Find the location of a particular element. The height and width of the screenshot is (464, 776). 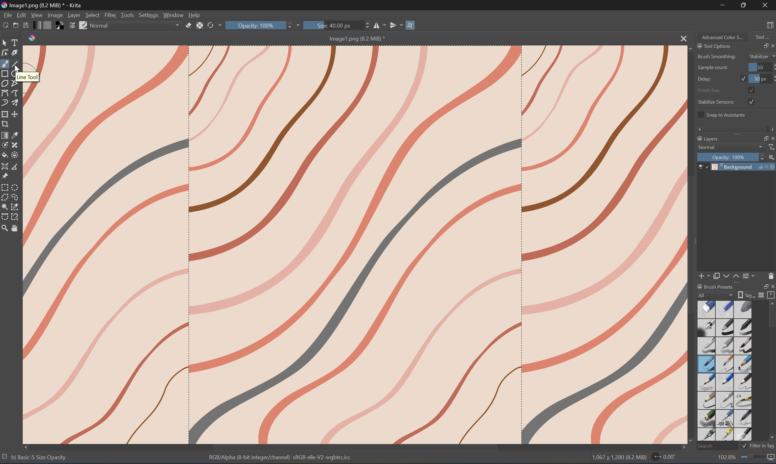

Filter in tag is located at coordinates (763, 446).